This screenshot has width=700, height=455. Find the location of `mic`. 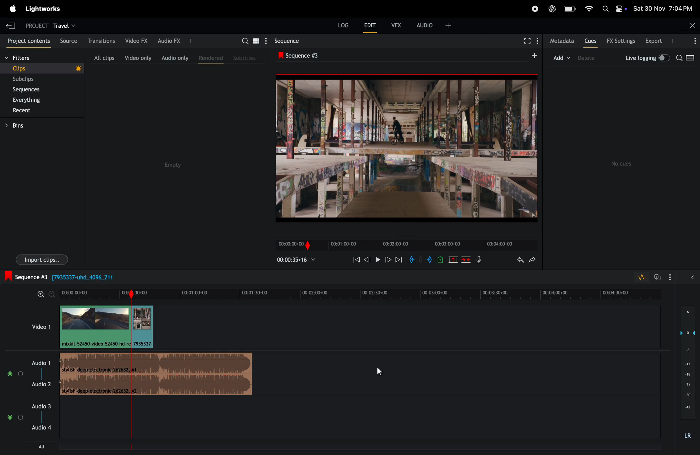

mic is located at coordinates (478, 261).